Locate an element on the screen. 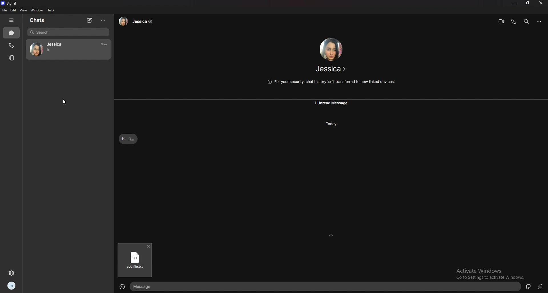 Image resolution: width=548 pixels, height=293 pixels. new chat is located at coordinates (90, 21).